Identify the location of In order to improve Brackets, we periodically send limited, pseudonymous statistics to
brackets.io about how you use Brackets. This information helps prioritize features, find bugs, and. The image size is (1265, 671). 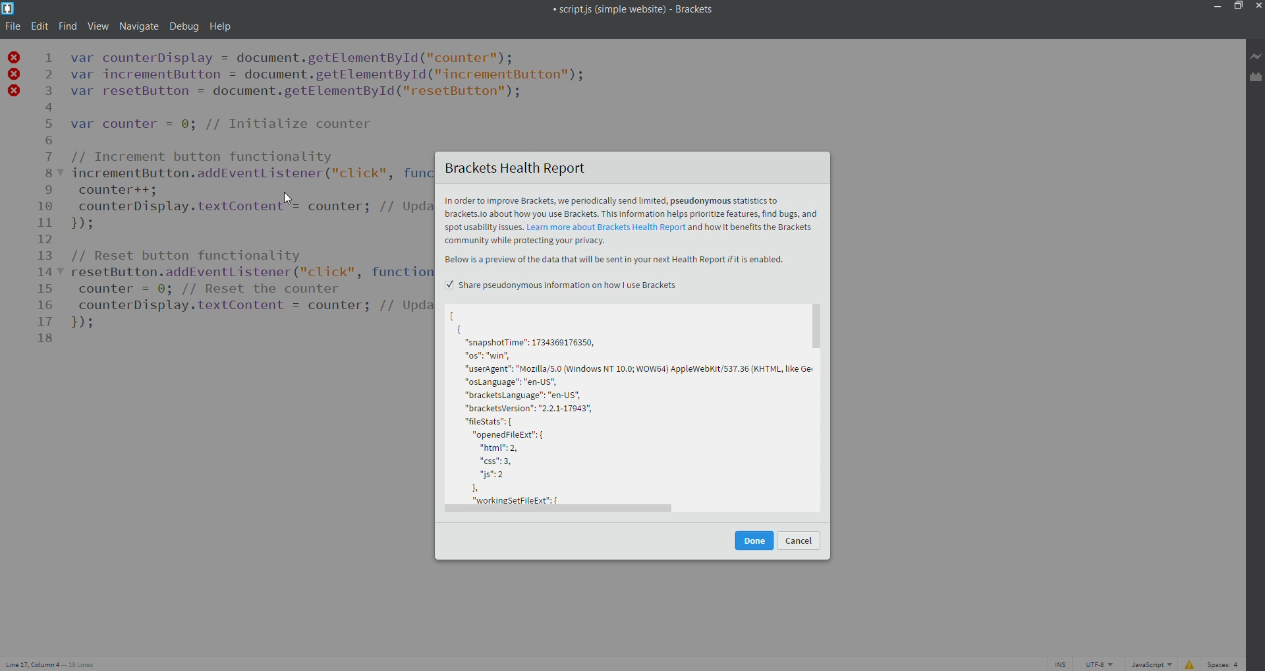
(631, 207).